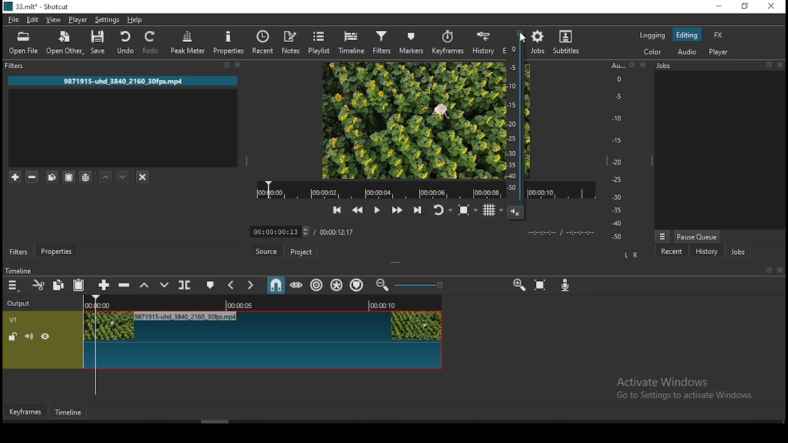 Image resolution: width=788 pixels, height=443 pixels. Describe the element at coordinates (87, 178) in the screenshot. I see `save filter sets` at that location.